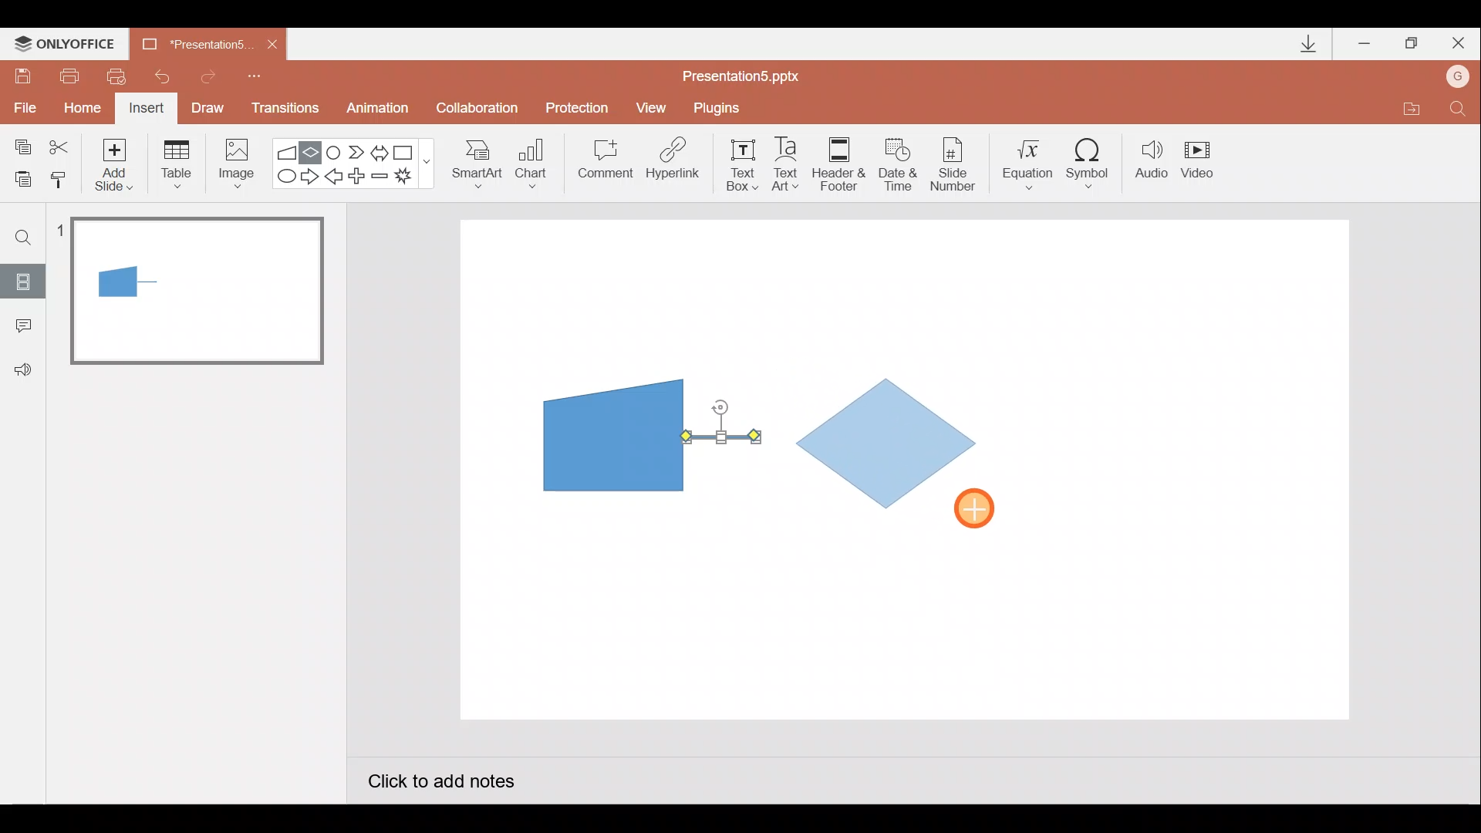  I want to click on Open file location, so click(1411, 111).